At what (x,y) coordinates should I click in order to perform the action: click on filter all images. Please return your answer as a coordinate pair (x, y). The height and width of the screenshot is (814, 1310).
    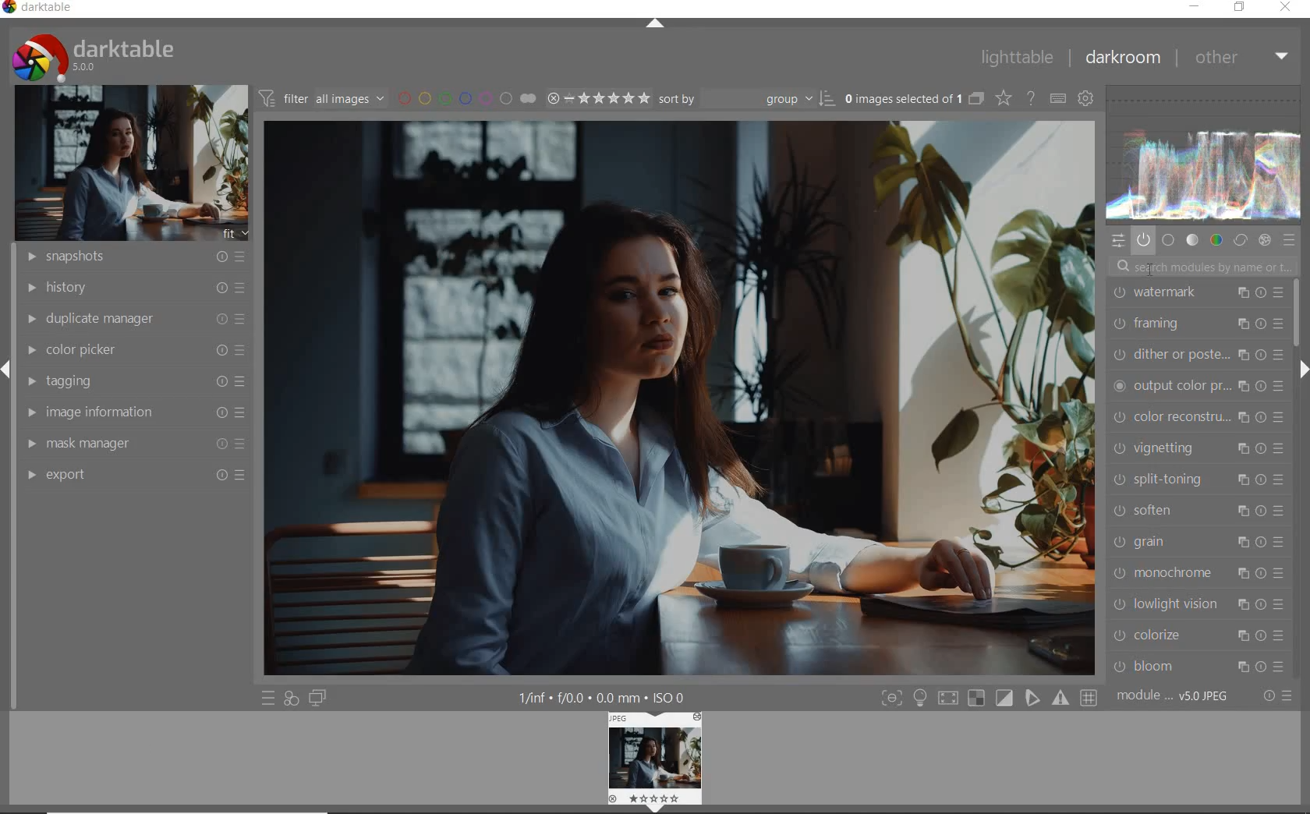
    Looking at the image, I should click on (321, 97).